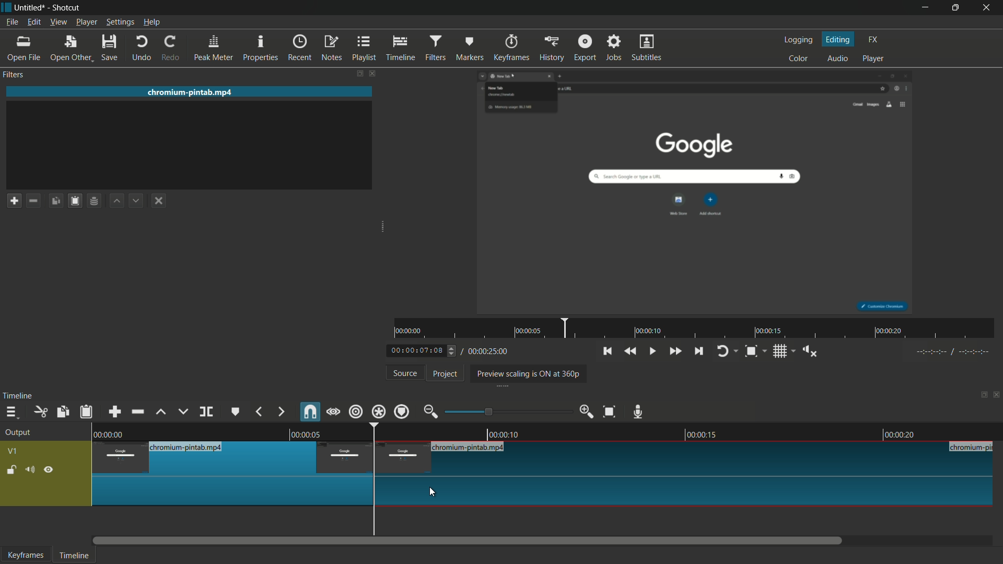  What do you see at coordinates (233, 474) in the screenshot?
I see `this segment has been split` at bounding box center [233, 474].